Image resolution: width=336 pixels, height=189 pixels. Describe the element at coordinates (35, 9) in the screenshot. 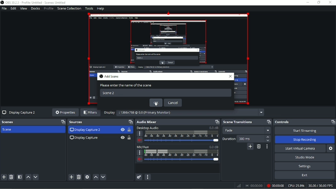

I see `Docks` at that location.